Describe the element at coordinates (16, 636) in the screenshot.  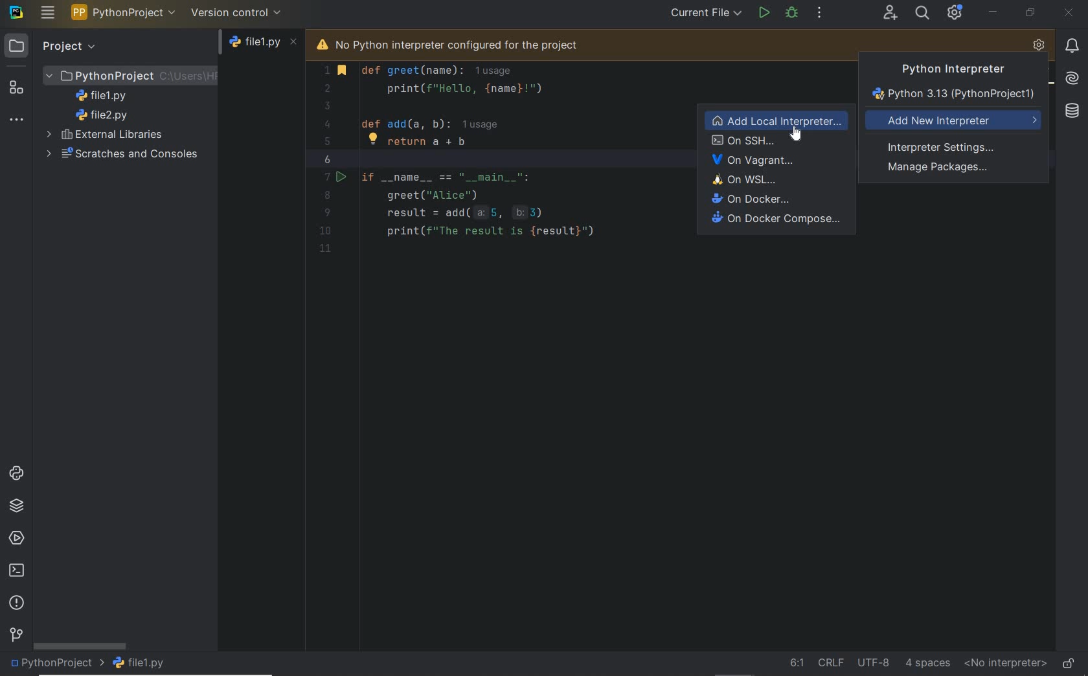
I see `version control` at that location.